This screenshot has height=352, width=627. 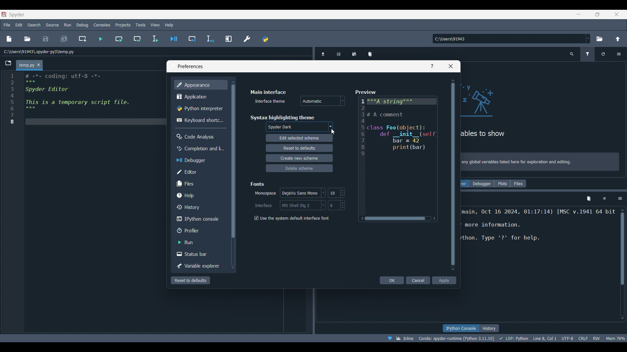 I want to click on Run current cell, so click(x=119, y=39).